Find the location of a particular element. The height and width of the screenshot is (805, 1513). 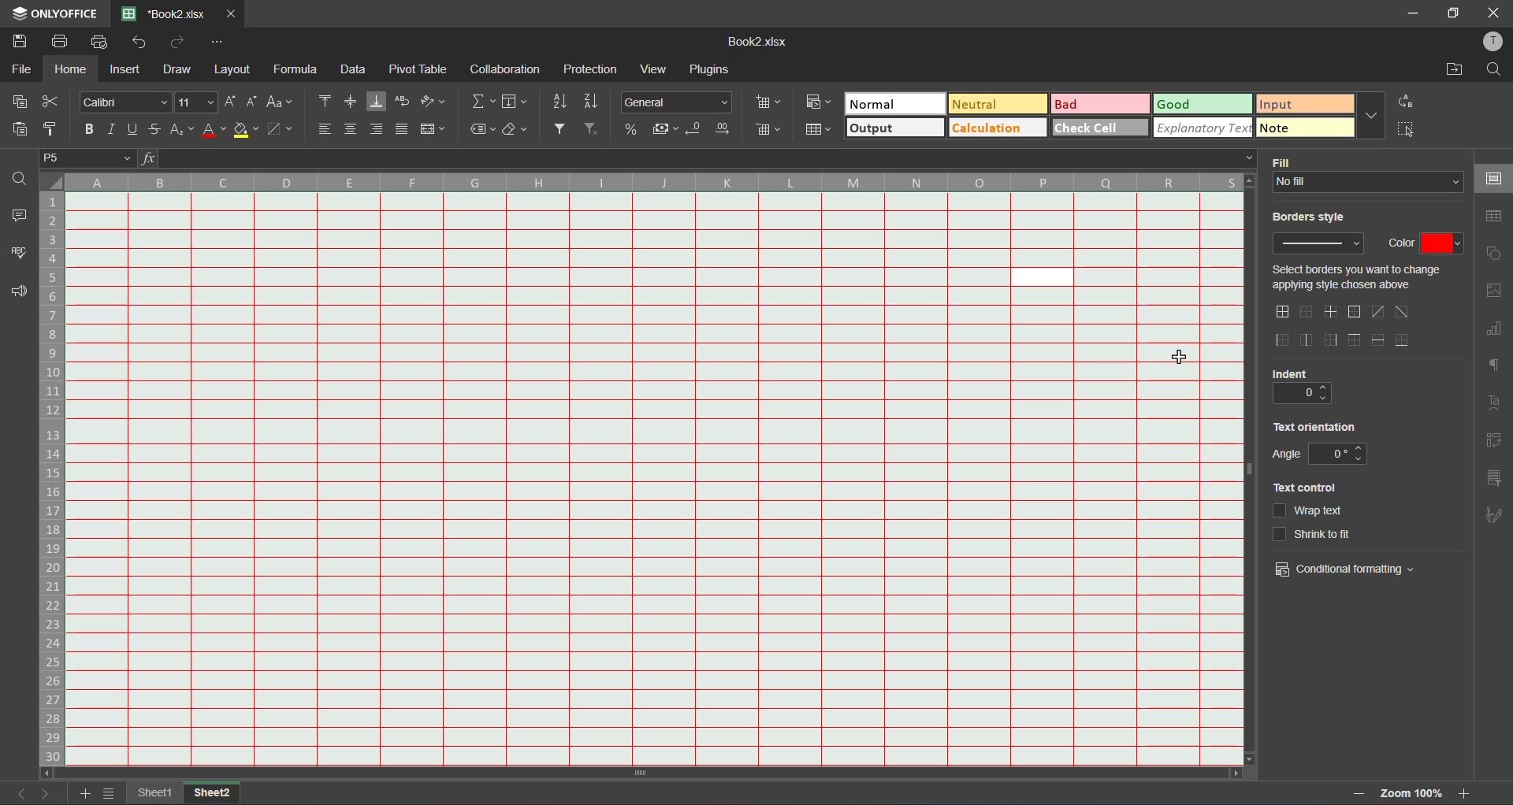

view is located at coordinates (659, 69).